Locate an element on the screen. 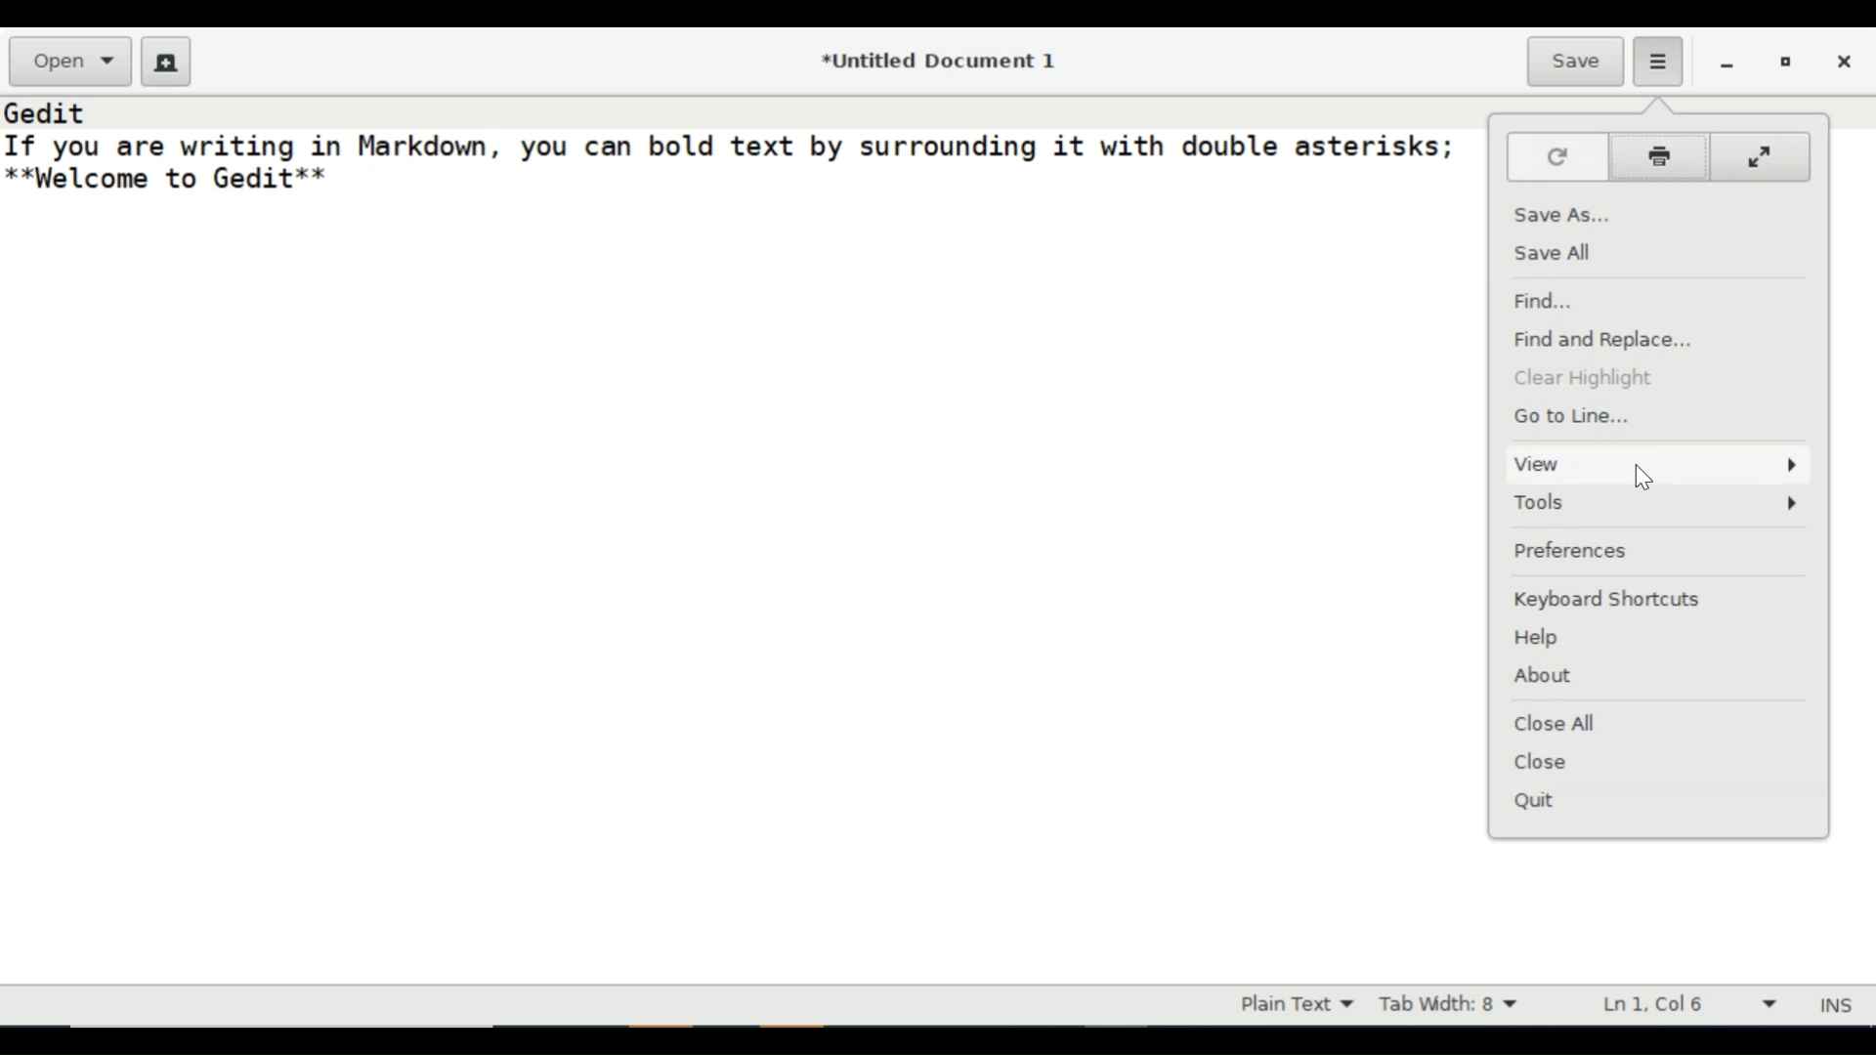  close is located at coordinates (1844, 61).